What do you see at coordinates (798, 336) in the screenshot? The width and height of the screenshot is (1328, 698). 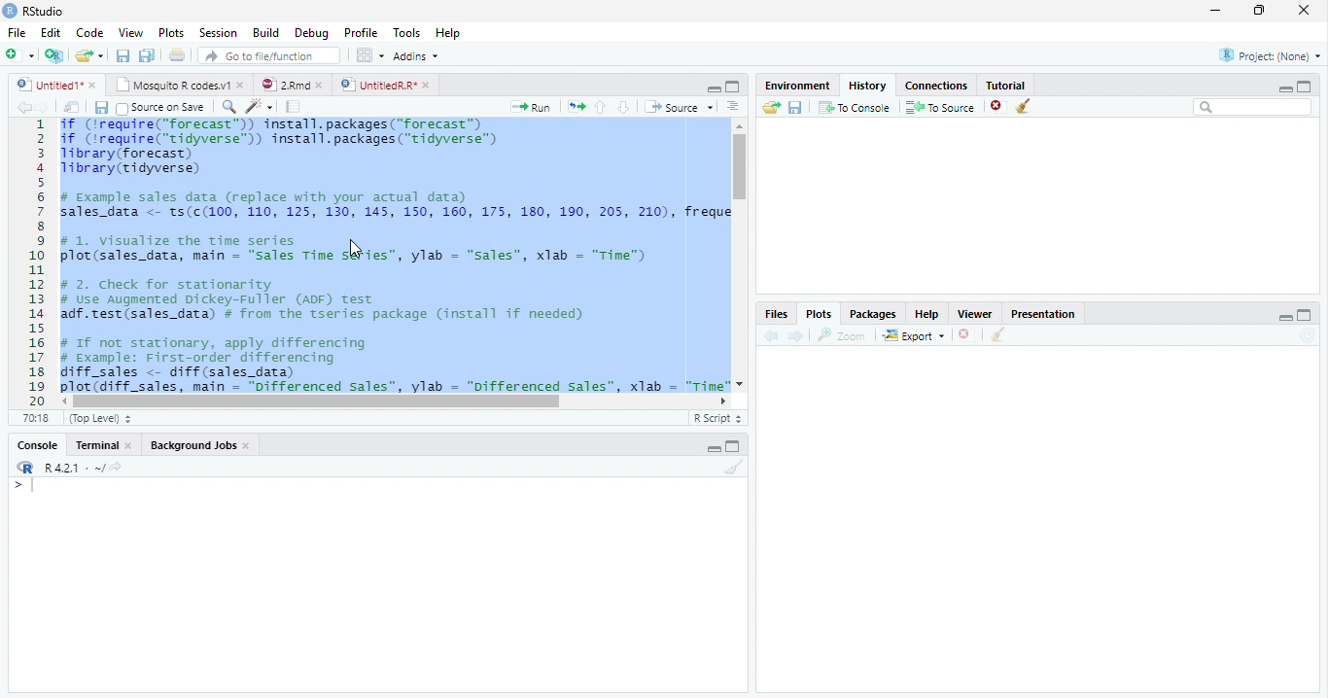 I see `Next` at bounding box center [798, 336].